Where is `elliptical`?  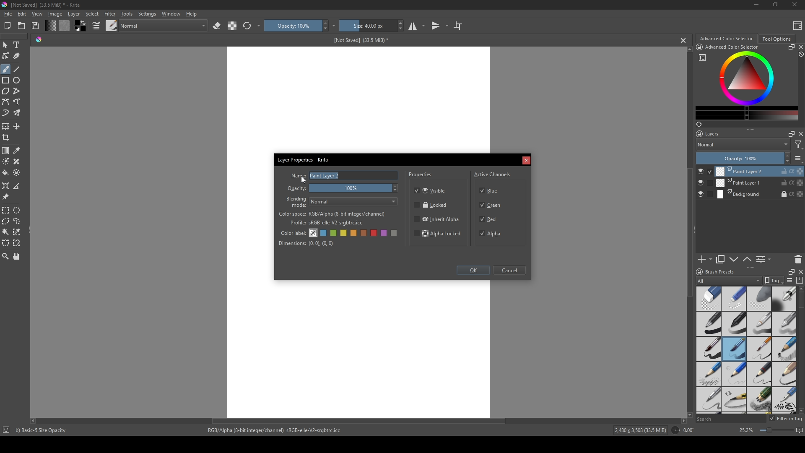
elliptical is located at coordinates (18, 210).